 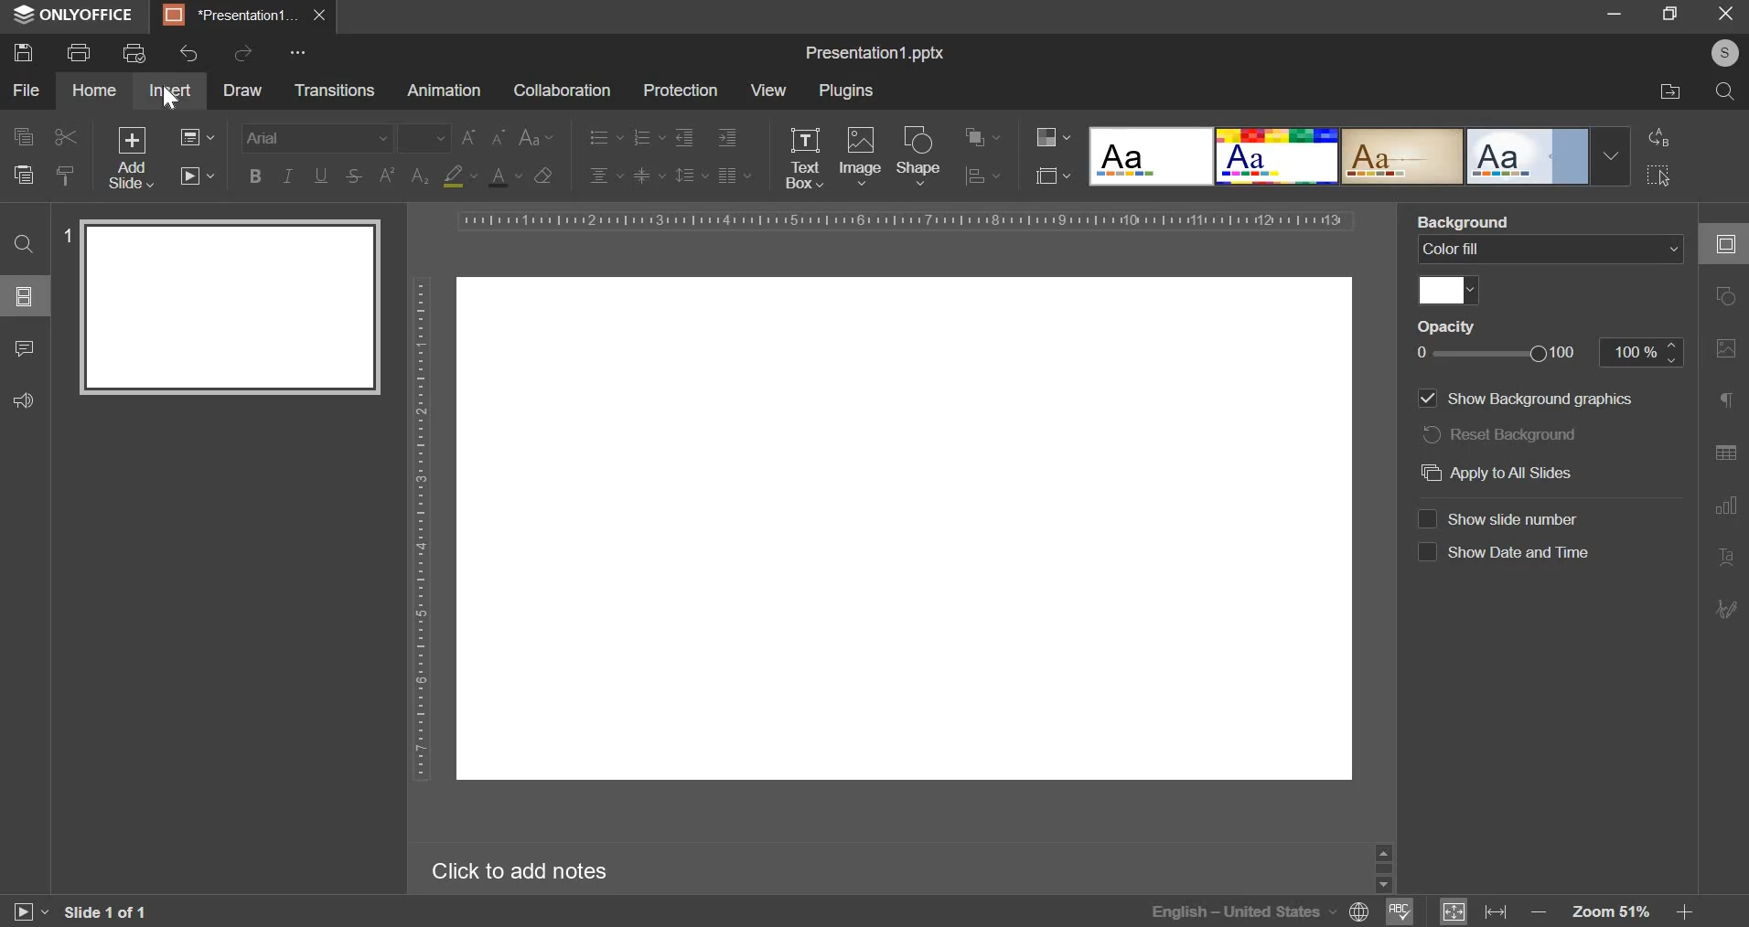 What do you see at coordinates (769, 88) in the screenshot?
I see `view` at bounding box center [769, 88].